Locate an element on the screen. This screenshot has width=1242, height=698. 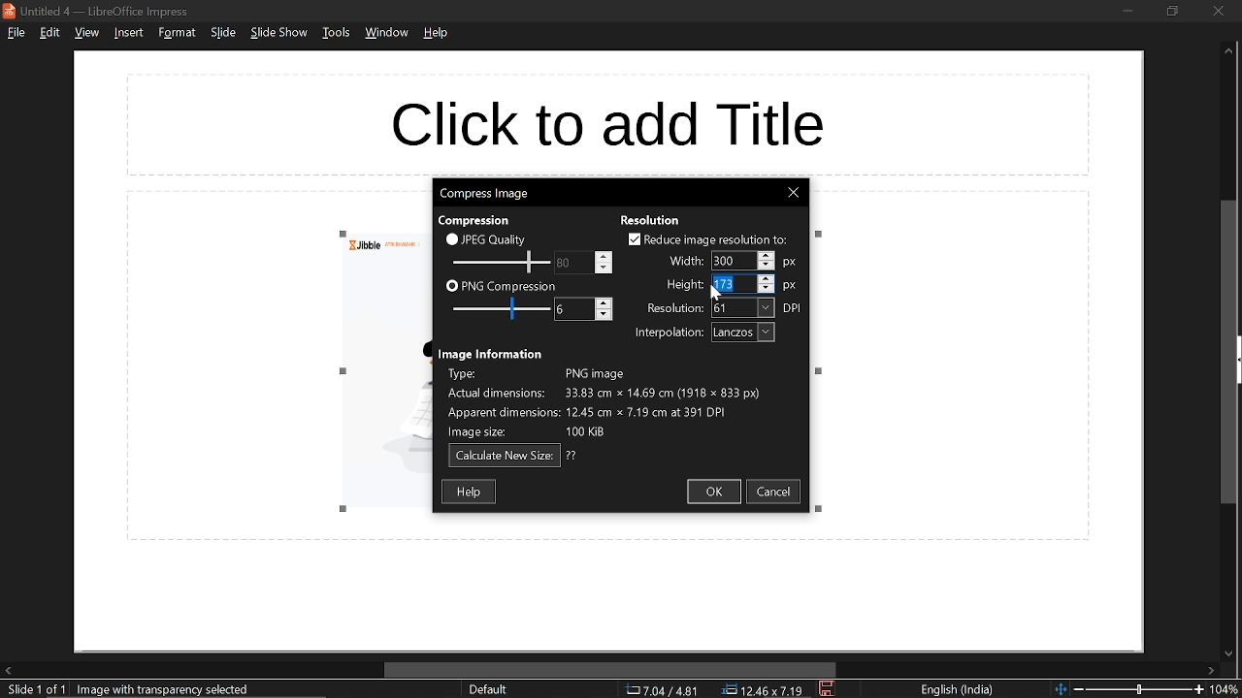
checkbox is located at coordinates (451, 238).